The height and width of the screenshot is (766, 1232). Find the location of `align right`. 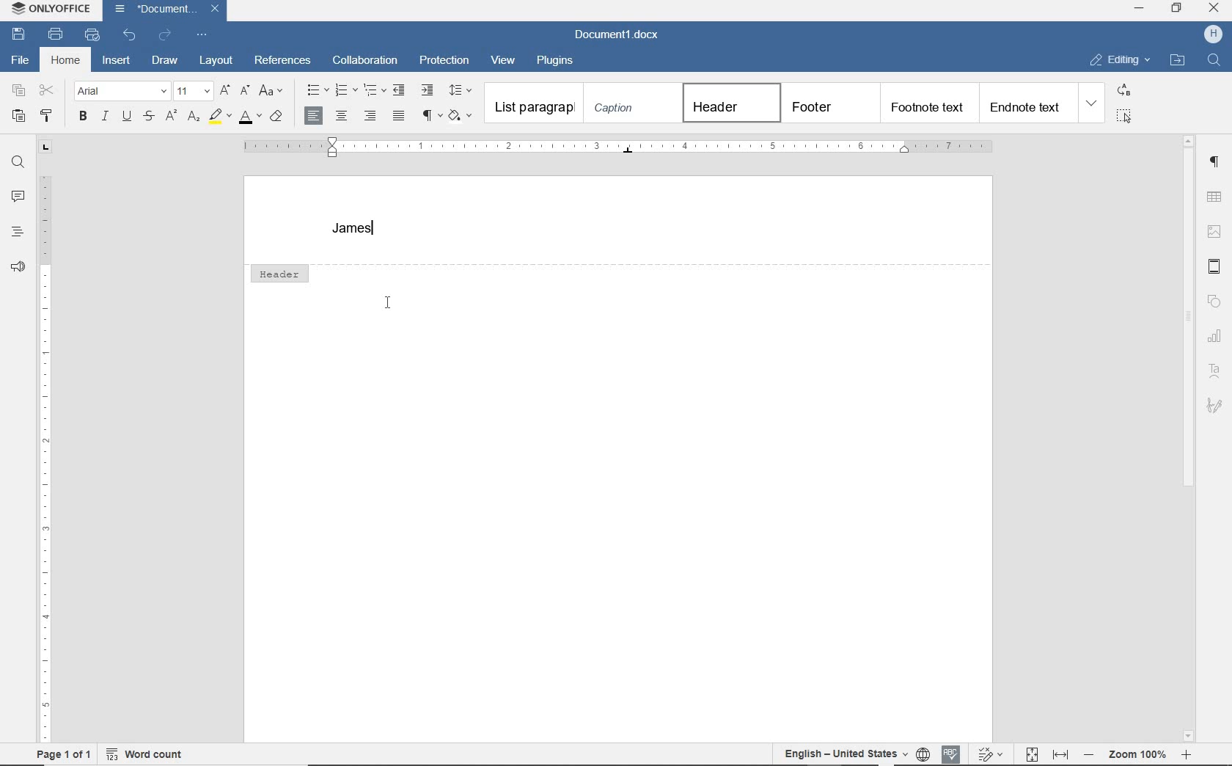

align right is located at coordinates (372, 115).